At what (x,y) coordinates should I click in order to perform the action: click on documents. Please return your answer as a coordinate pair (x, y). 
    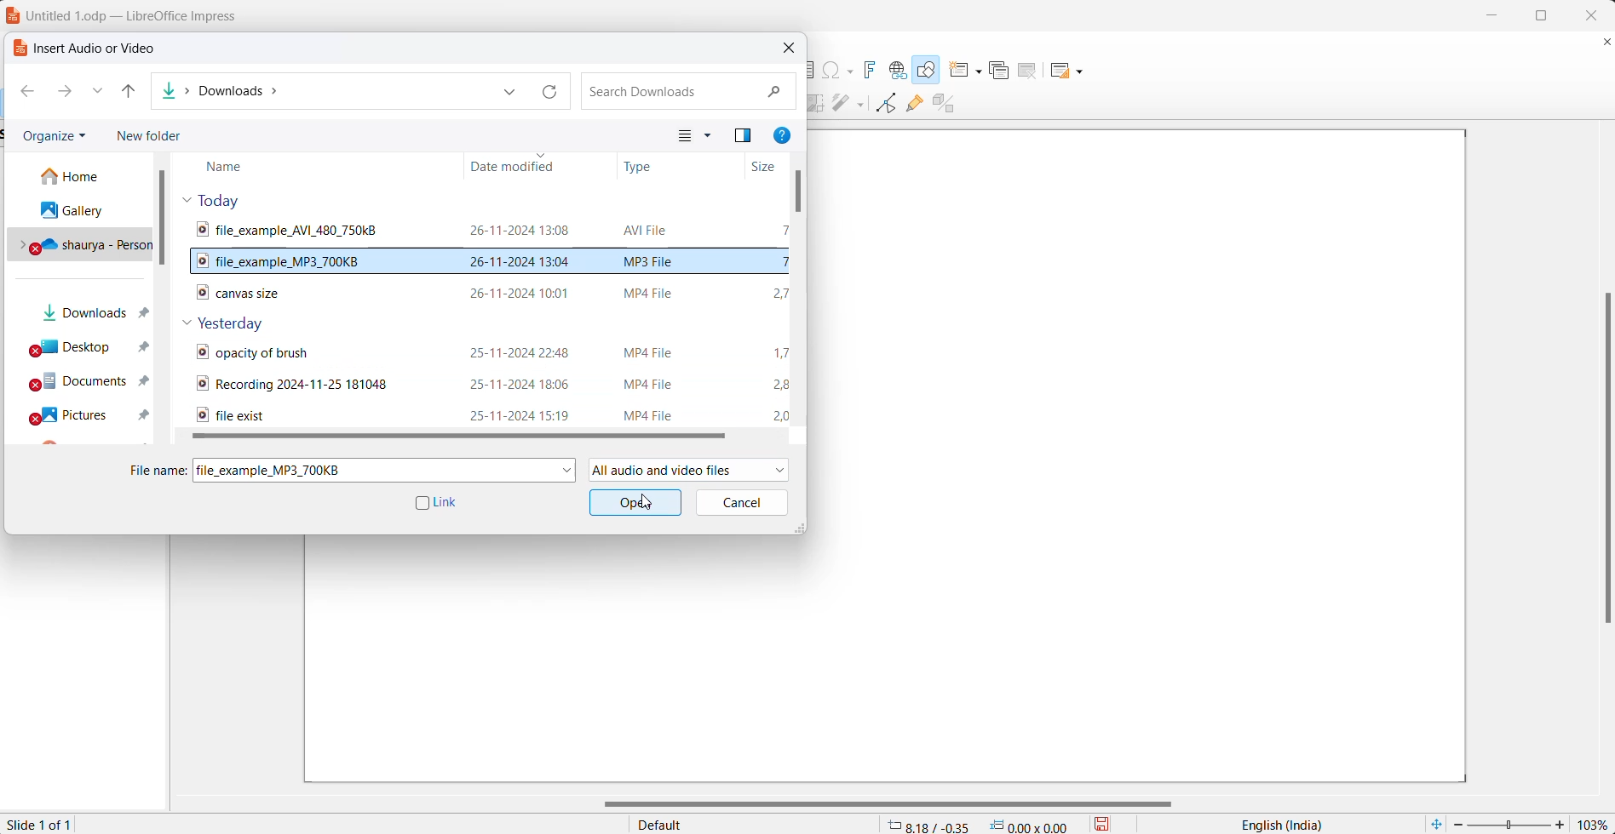
    Looking at the image, I should click on (90, 382).